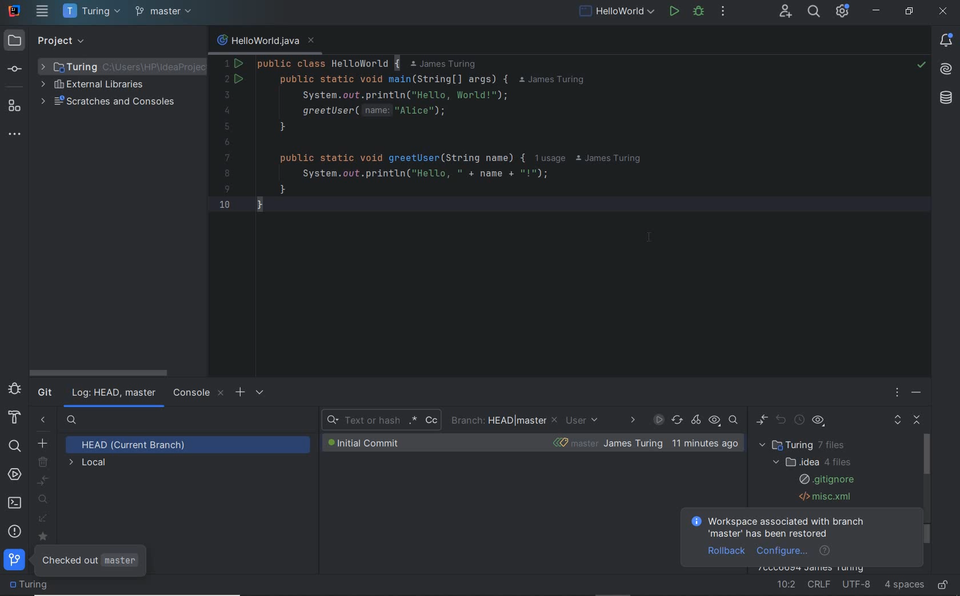  Describe the element at coordinates (45, 42) in the screenshot. I see `project` at that location.